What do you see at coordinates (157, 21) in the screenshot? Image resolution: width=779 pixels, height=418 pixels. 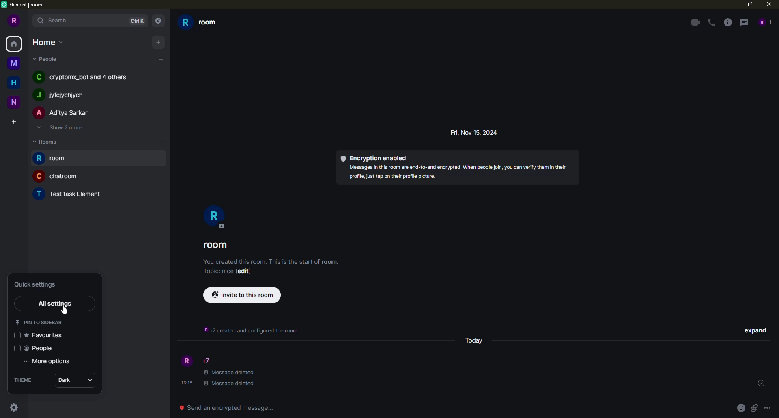 I see `navigator` at bounding box center [157, 21].